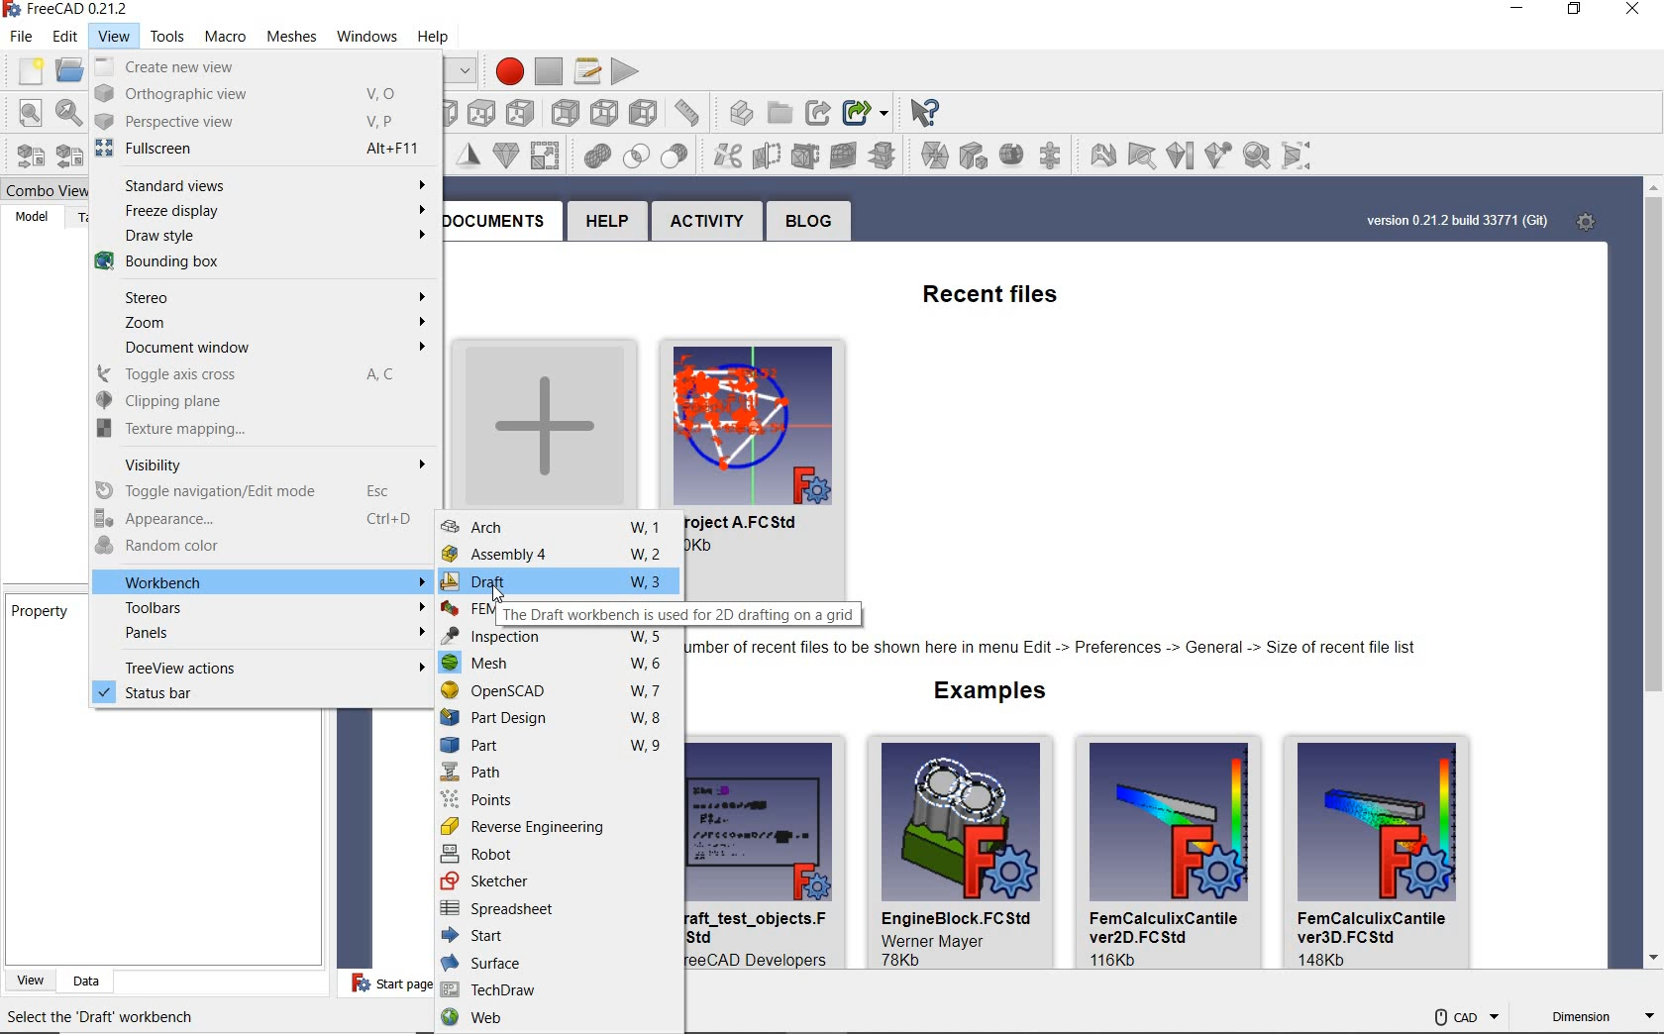  What do you see at coordinates (558, 691) in the screenshot?
I see `openscad` at bounding box center [558, 691].